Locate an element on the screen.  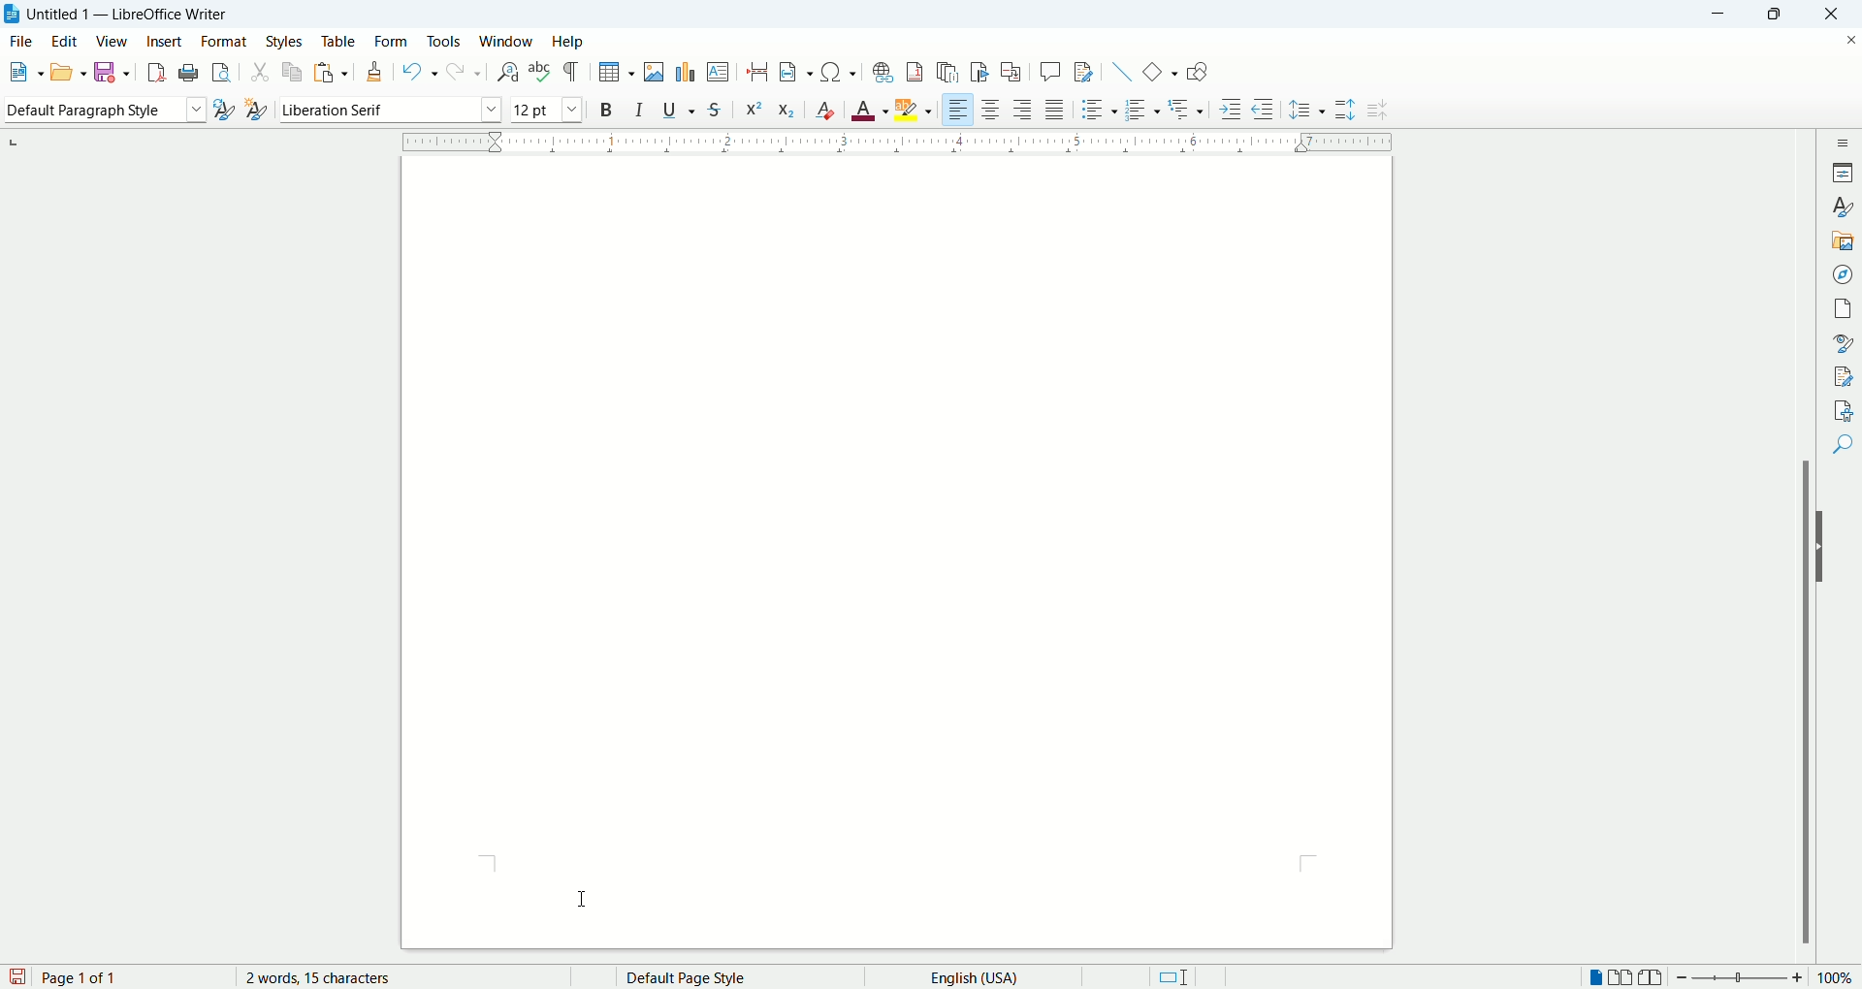
form is located at coordinates (392, 40).